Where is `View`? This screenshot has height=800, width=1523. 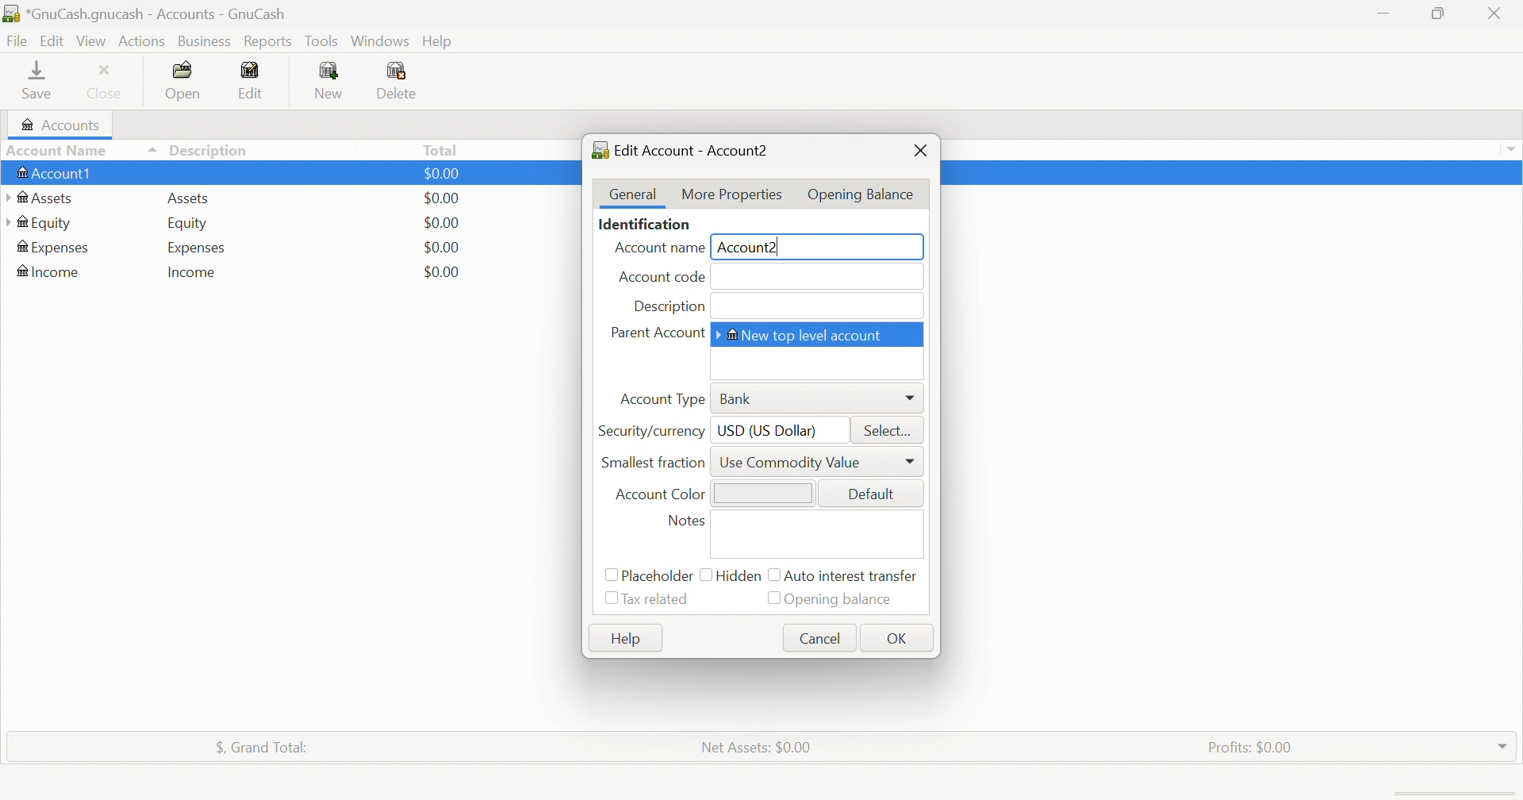 View is located at coordinates (92, 41).